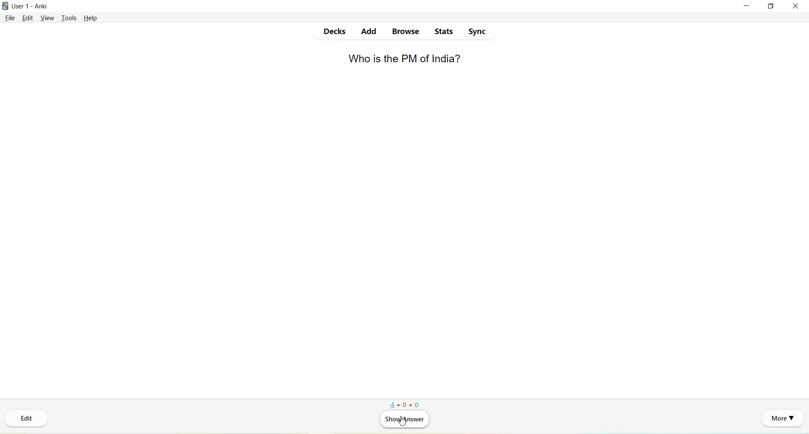  Describe the element at coordinates (405, 61) in the screenshot. I see `Who is the PM of India?` at that location.